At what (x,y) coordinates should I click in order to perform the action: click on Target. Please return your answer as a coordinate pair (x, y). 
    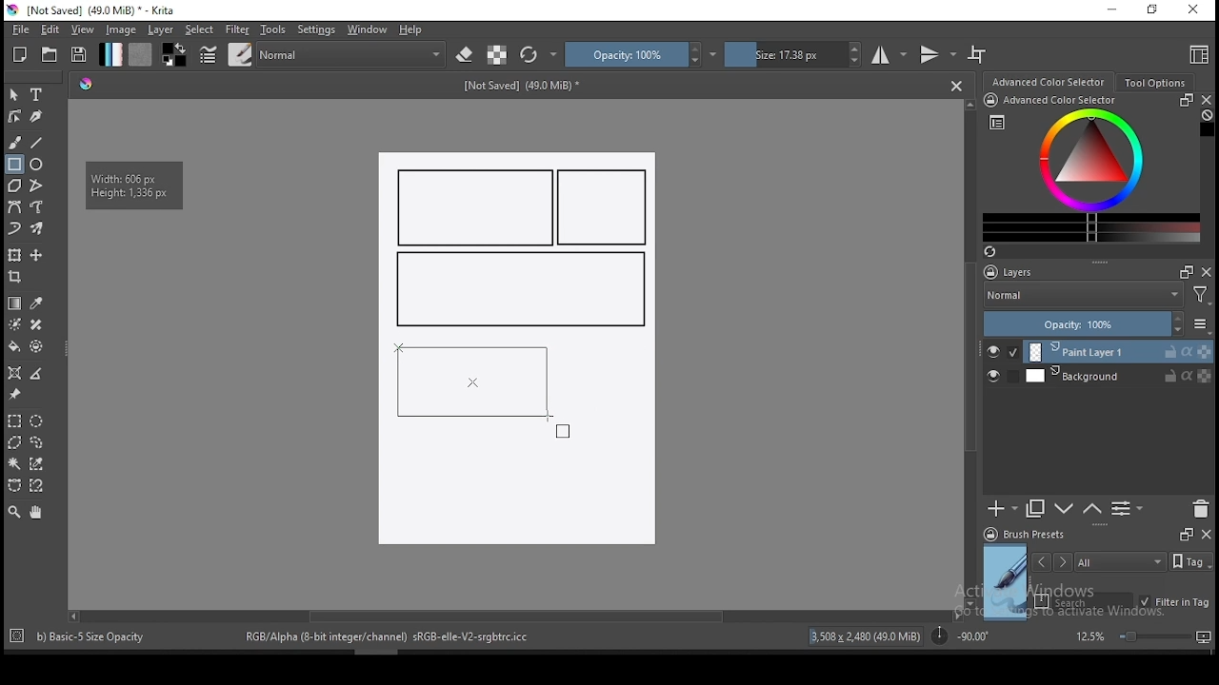
    Looking at the image, I should click on (18, 636).